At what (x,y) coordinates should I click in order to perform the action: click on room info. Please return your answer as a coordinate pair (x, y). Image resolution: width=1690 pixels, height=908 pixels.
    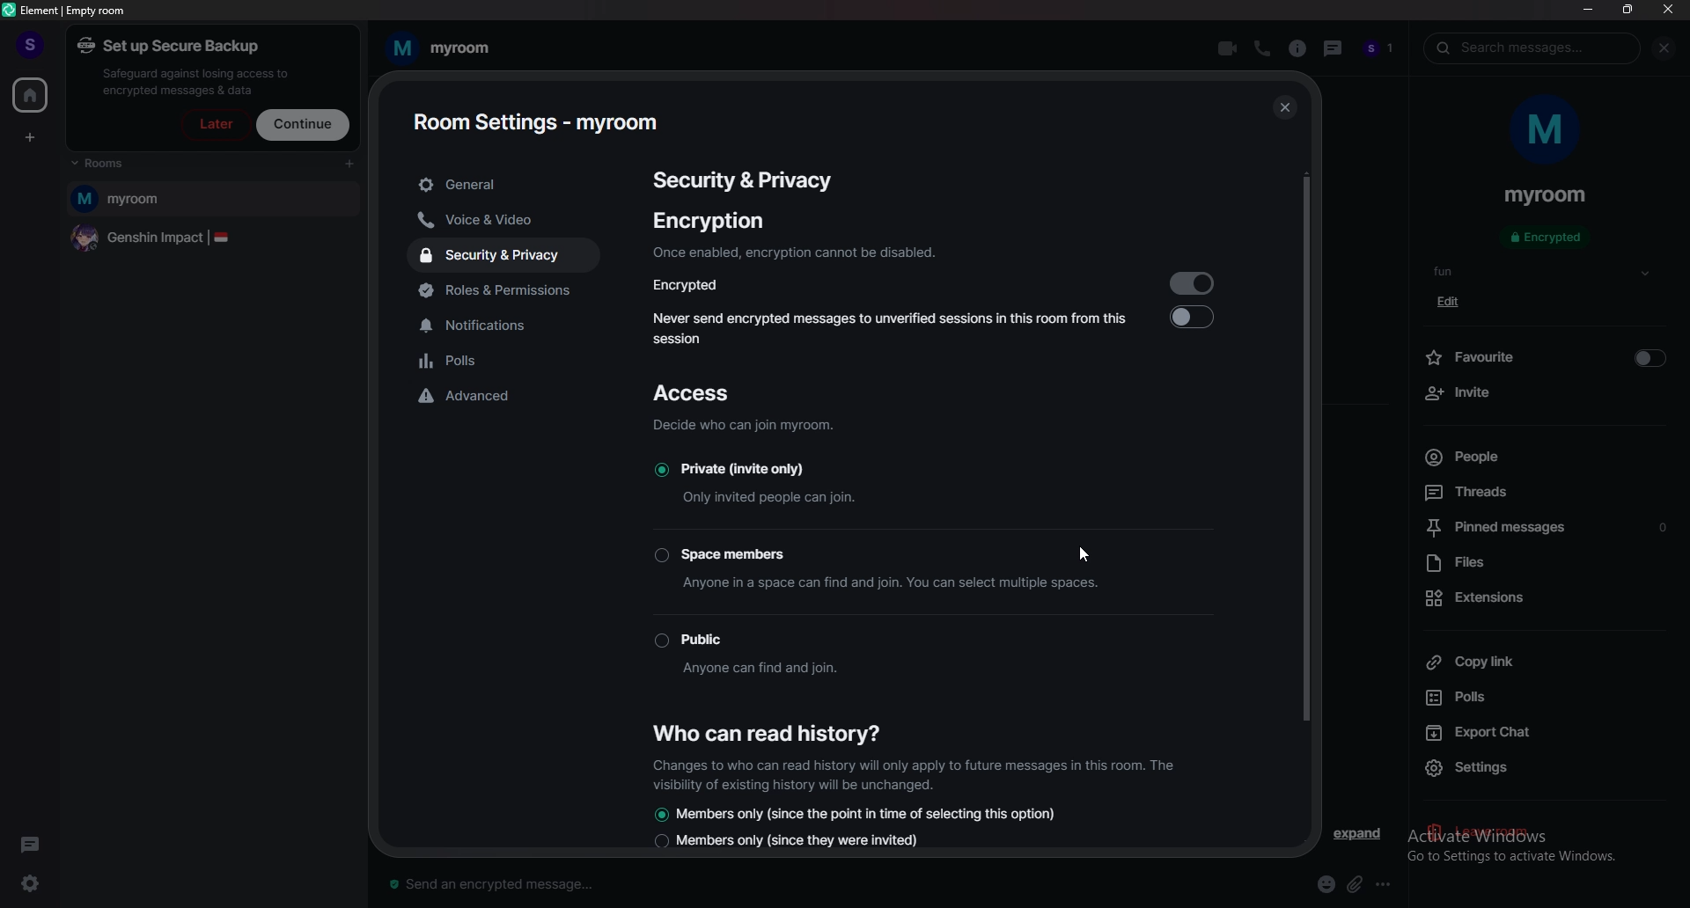
    Looking at the image, I should click on (1297, 49).